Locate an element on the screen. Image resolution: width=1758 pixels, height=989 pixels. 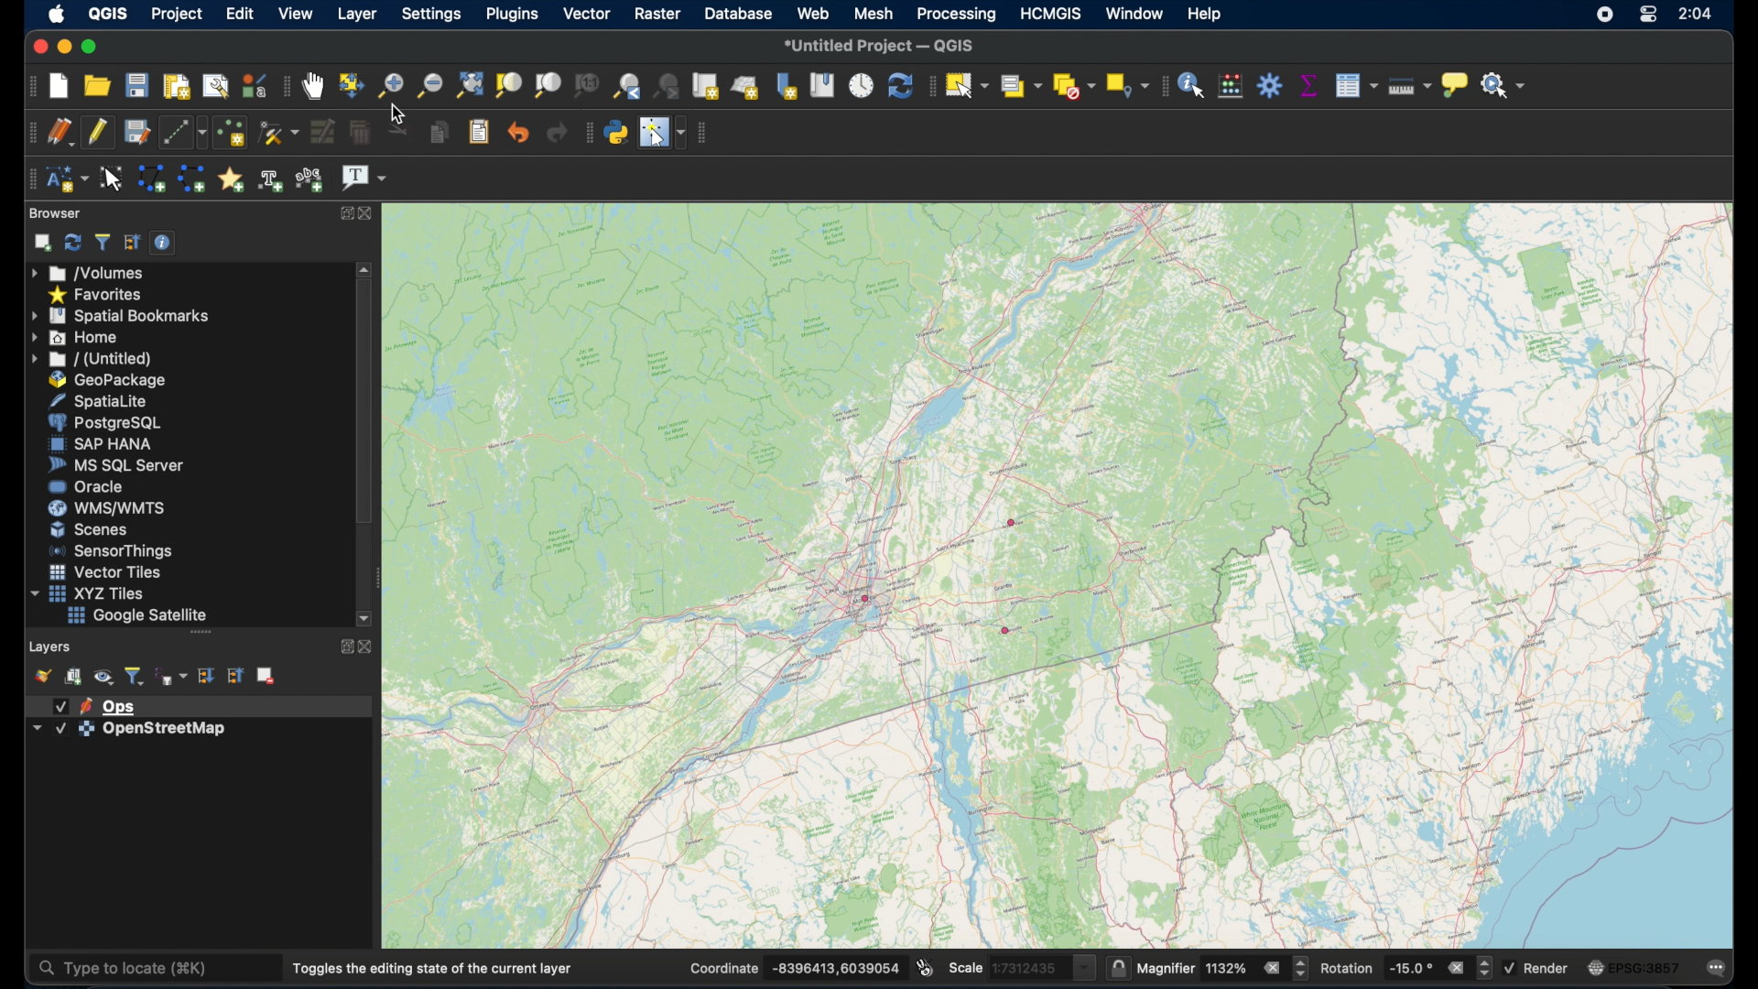
add group is located at coordinates (72, 677).